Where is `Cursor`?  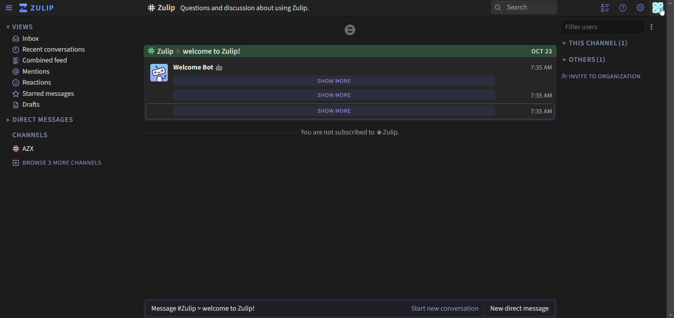 Cursor is located at coordinates (658, 13).